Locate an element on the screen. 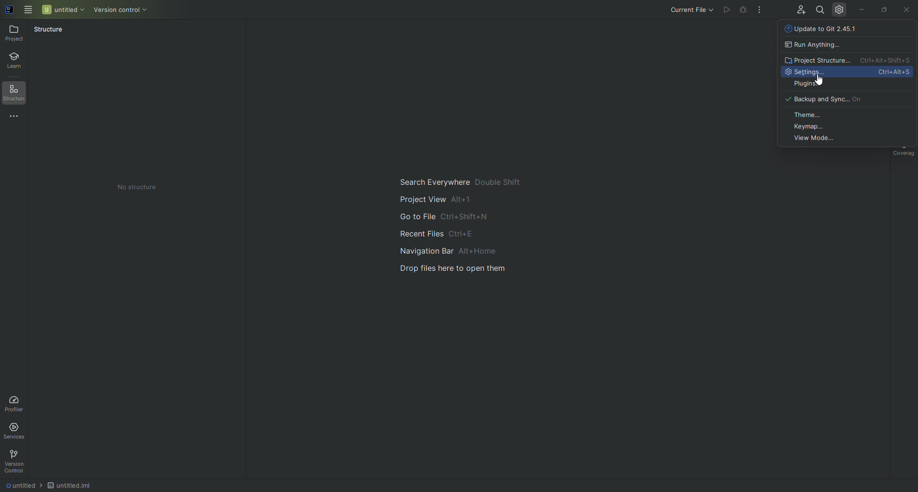 This screenshot has height=492, width=918. Run Anything is located at coordinates (816, 43).